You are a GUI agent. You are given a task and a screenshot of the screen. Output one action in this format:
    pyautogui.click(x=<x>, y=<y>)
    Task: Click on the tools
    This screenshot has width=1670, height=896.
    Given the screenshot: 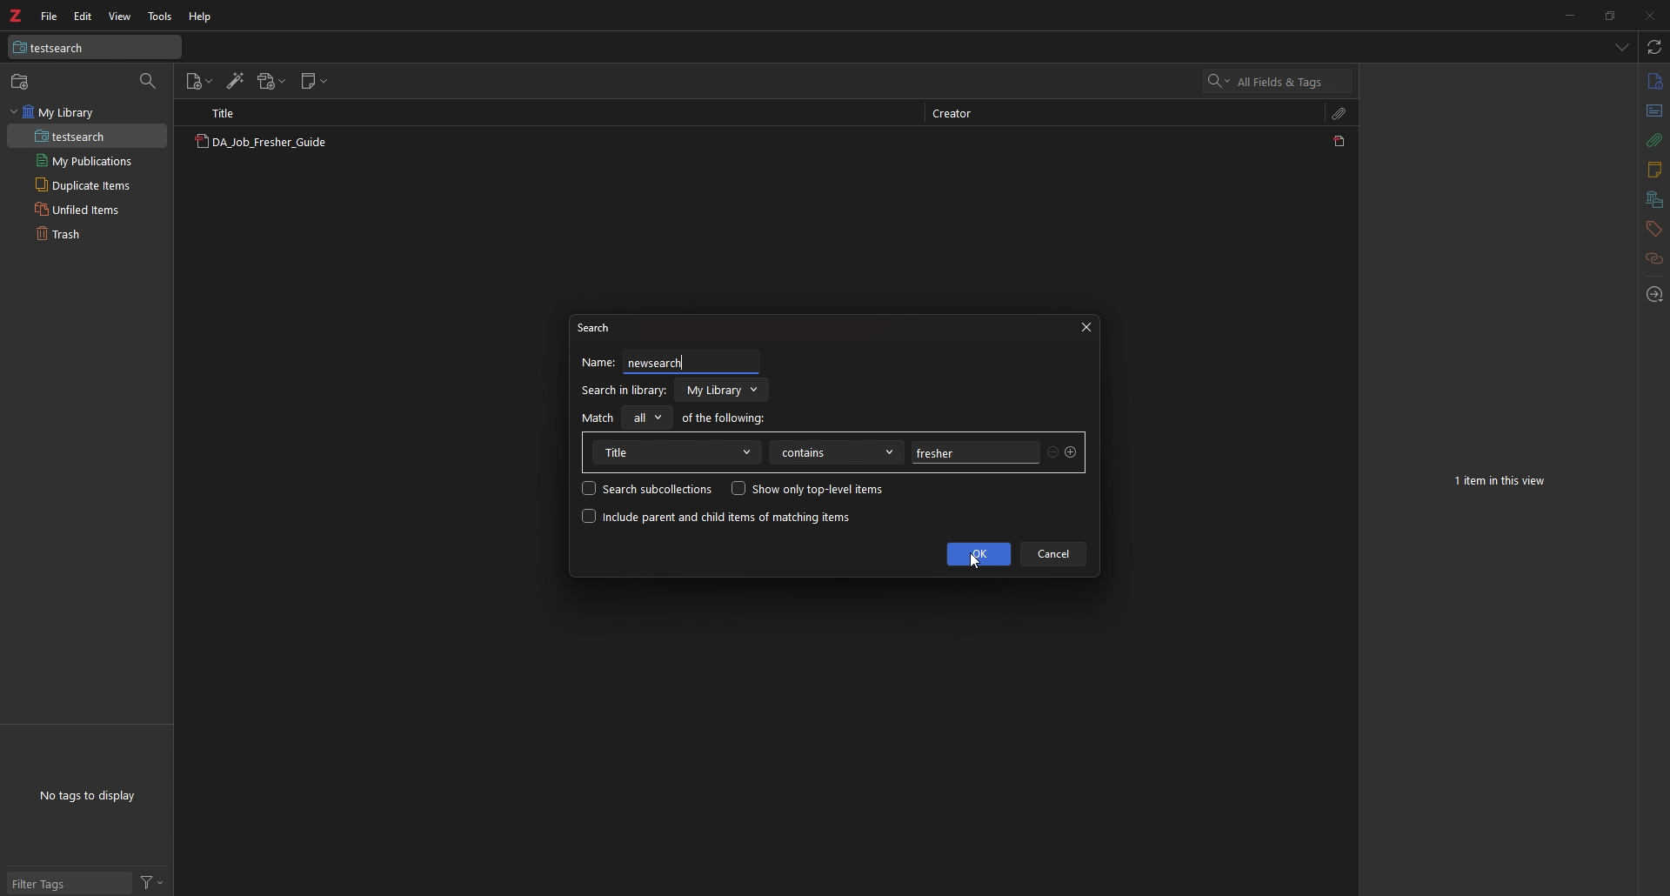 What is the action you would take?
    pyautogui.click(x=161, y=17)
    